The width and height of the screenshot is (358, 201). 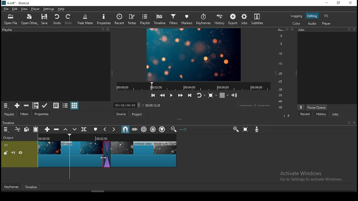 What do you see at coordinates (246, 129) in the screenshot?
I see `zoom timeline to fit` at bounding box center [246, 129].